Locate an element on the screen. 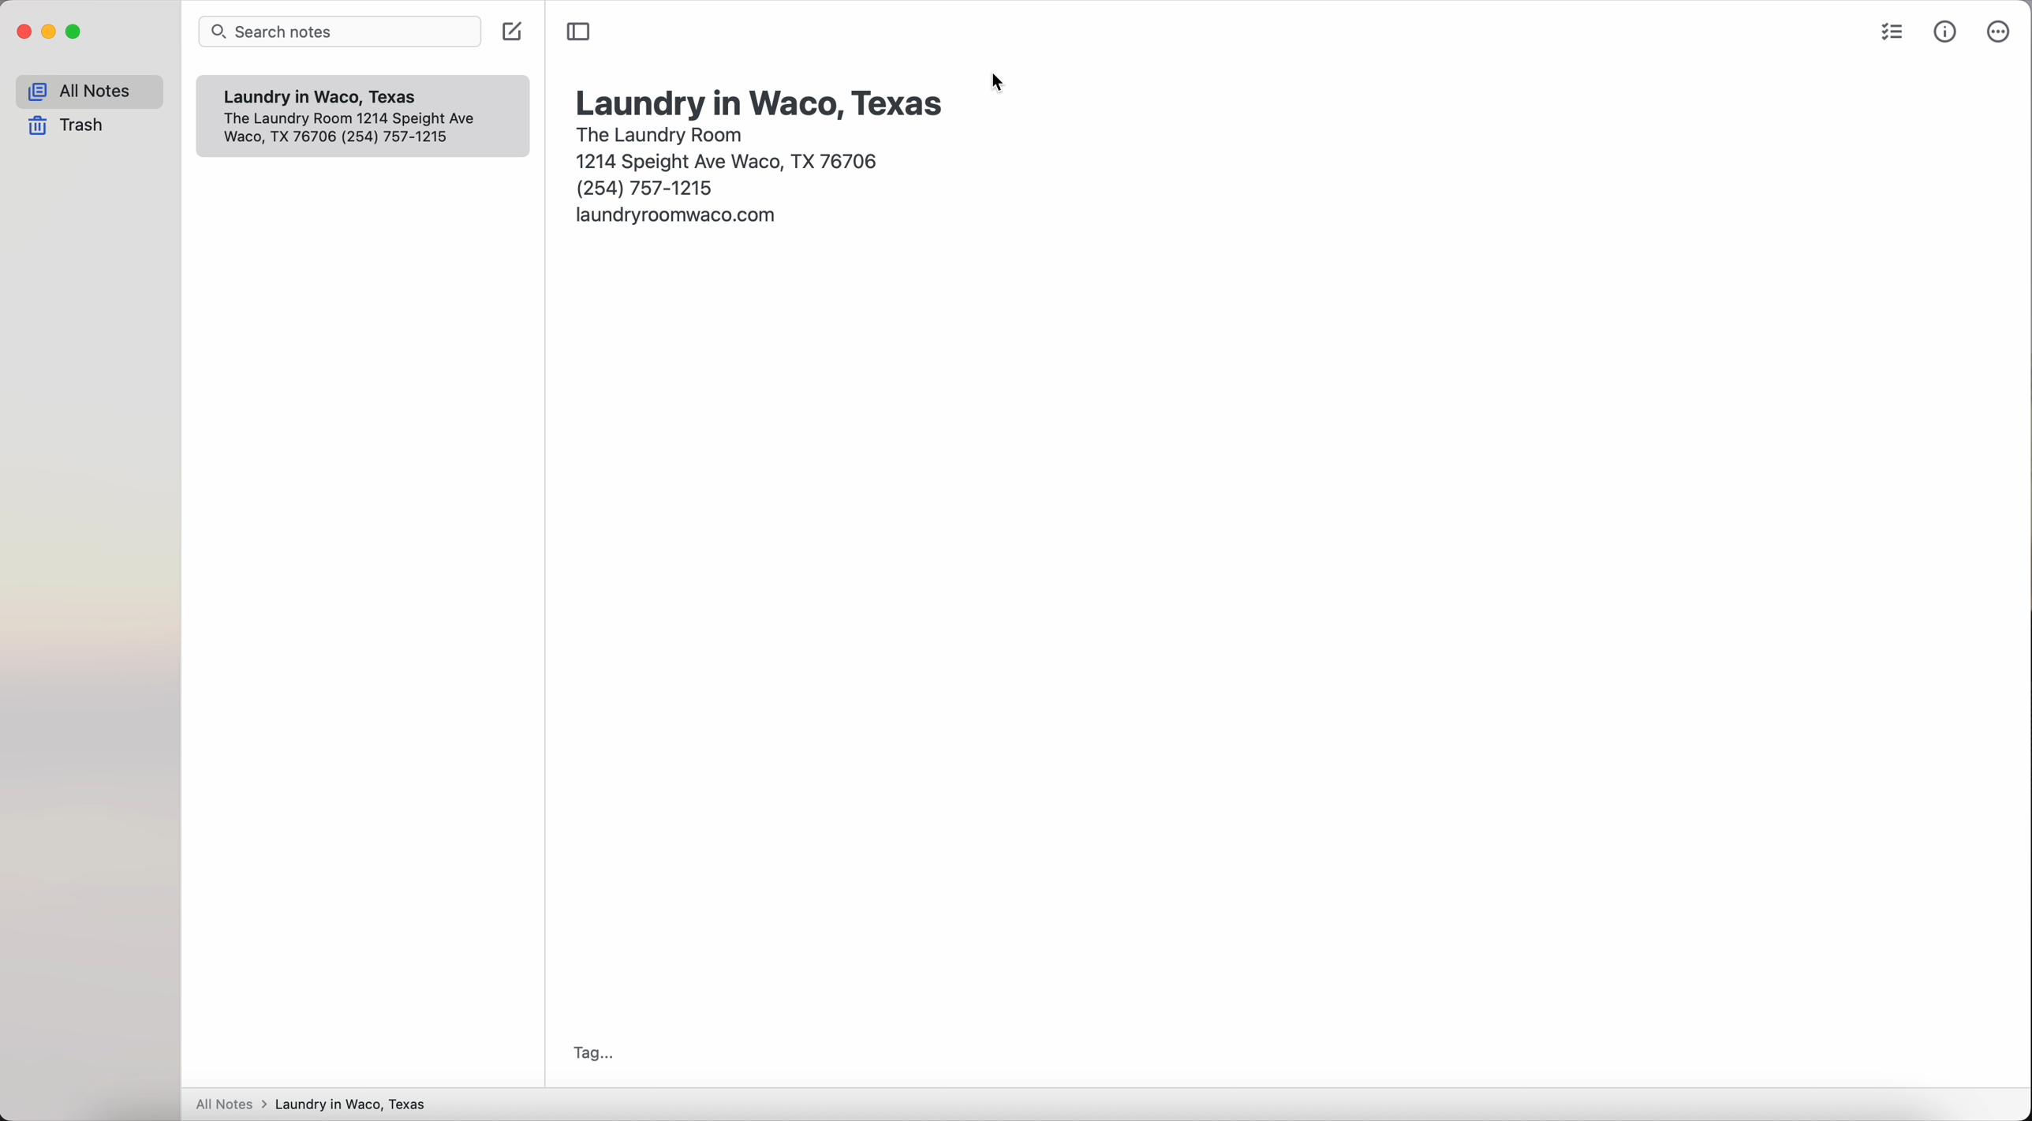  click on create note is located at coordinates (514, 32).